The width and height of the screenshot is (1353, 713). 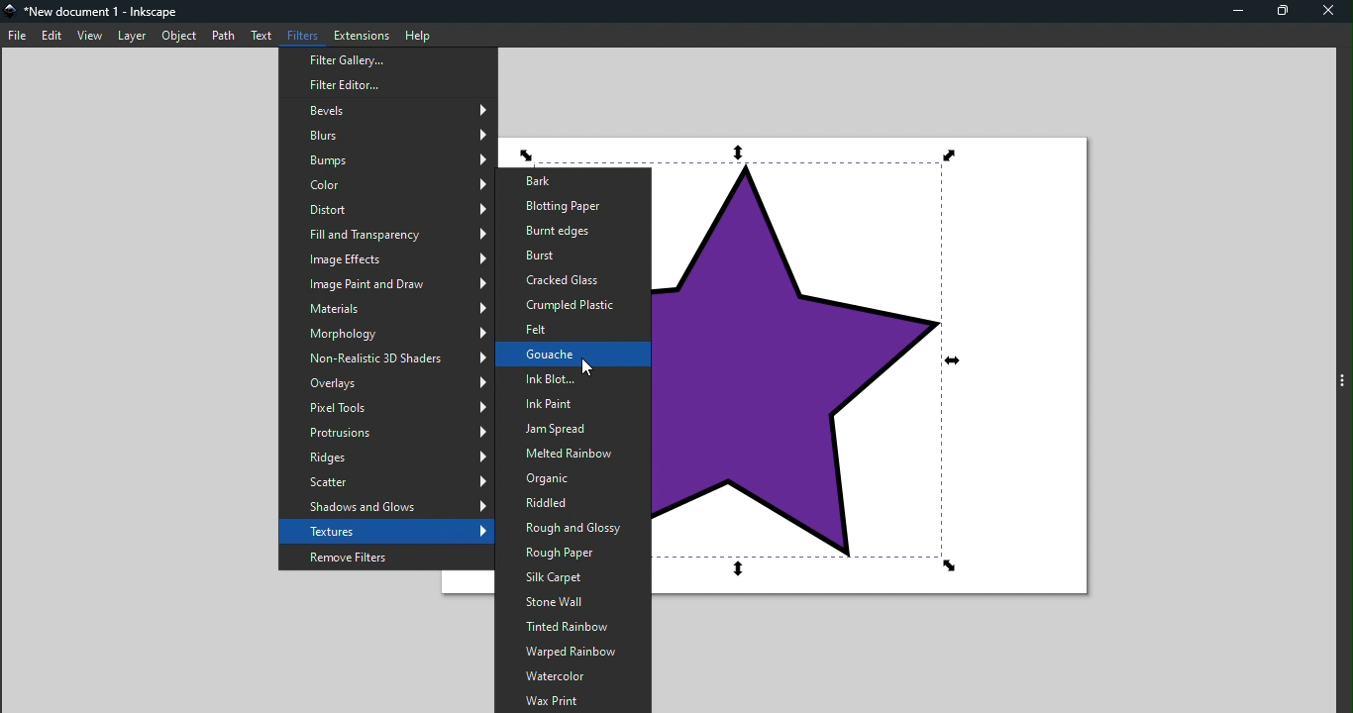 What do you see at coordinates (574, 676) in the screenshot?
I see `Watercolor` at bounding box center [574, 676].